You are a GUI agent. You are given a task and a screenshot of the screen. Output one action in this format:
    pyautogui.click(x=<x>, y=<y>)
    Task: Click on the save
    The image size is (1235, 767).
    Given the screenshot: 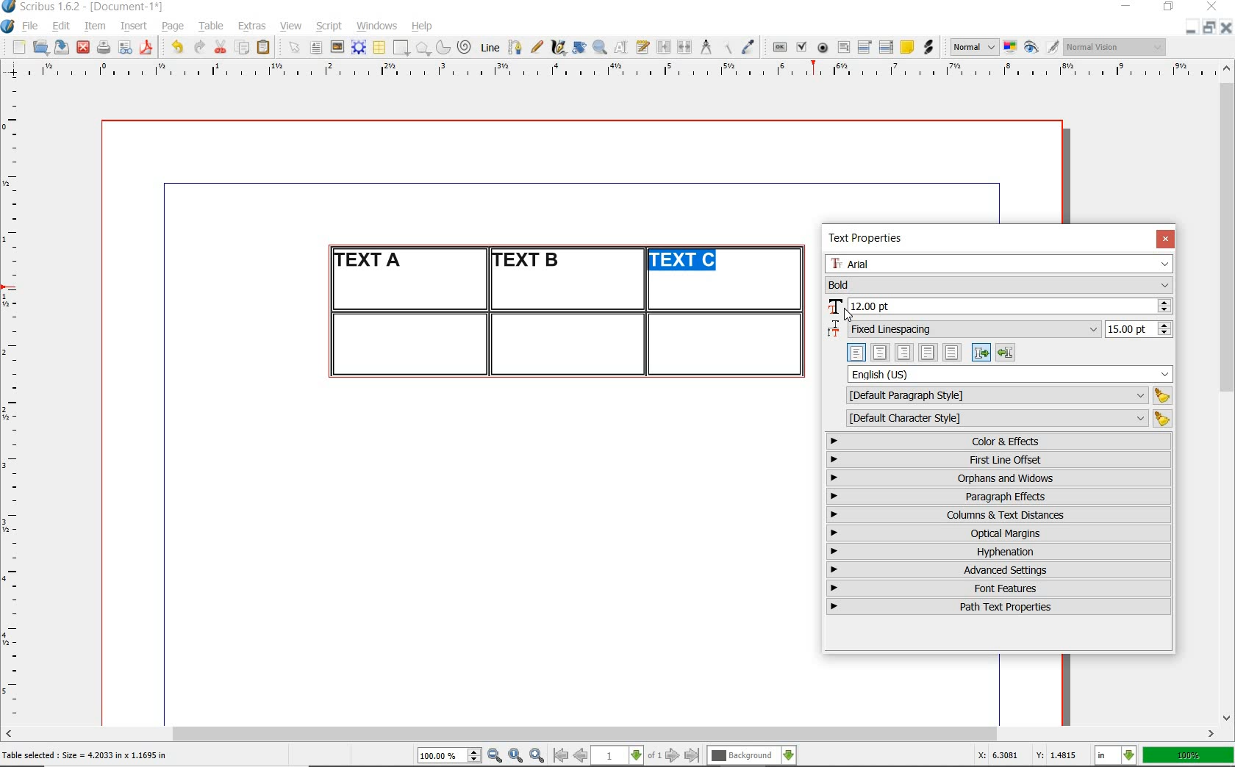 What is the action you would take?
    pyautogui.click(x=60, y=47)
    